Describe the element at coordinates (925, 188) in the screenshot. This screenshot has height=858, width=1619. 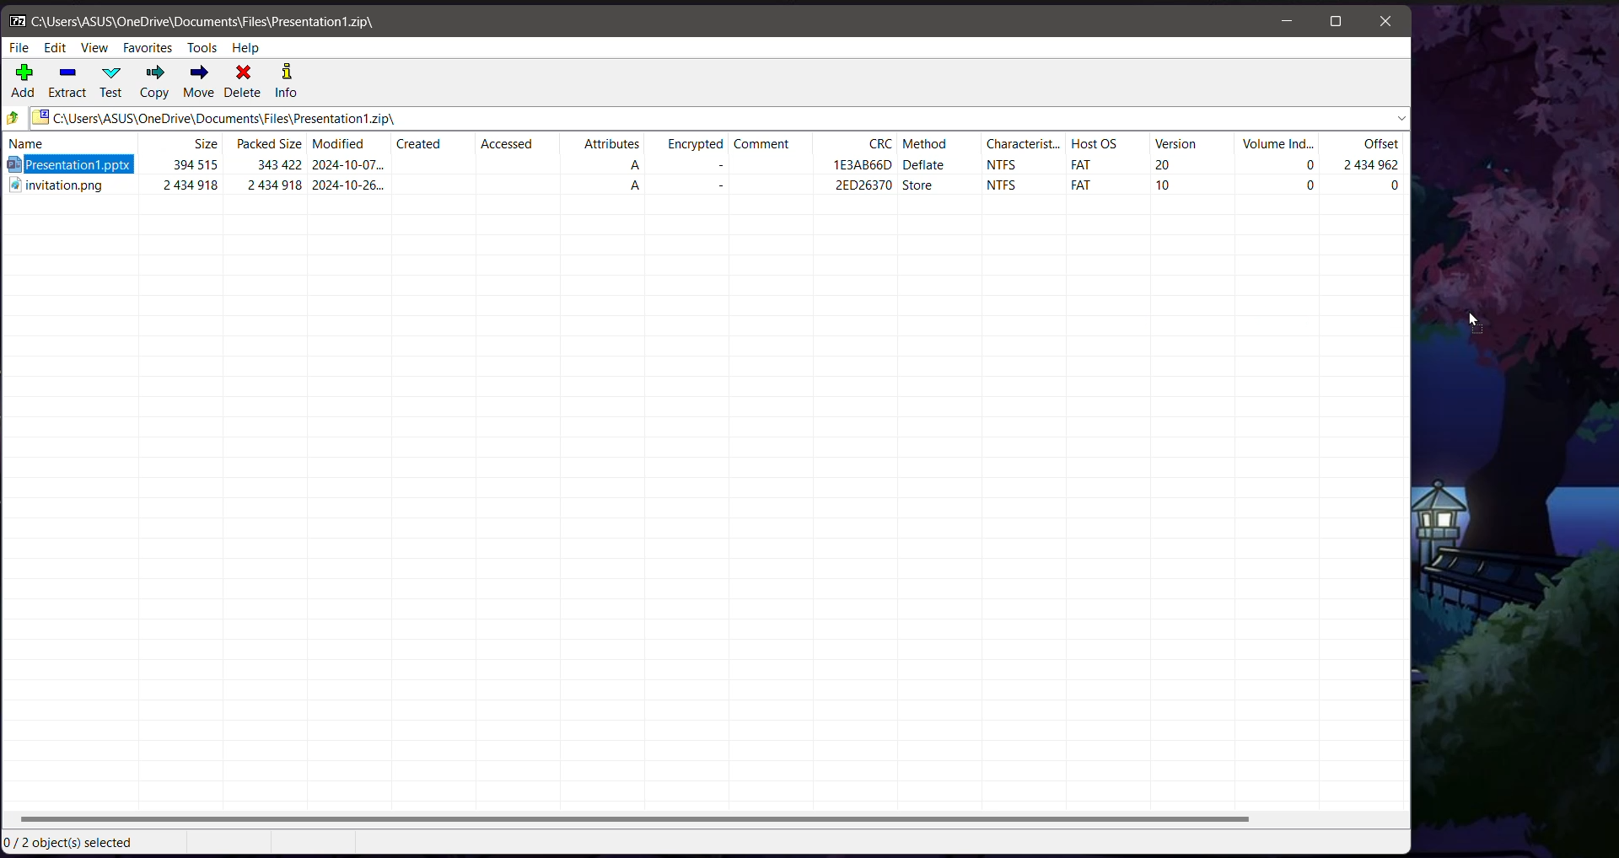
I see `store` at that location.